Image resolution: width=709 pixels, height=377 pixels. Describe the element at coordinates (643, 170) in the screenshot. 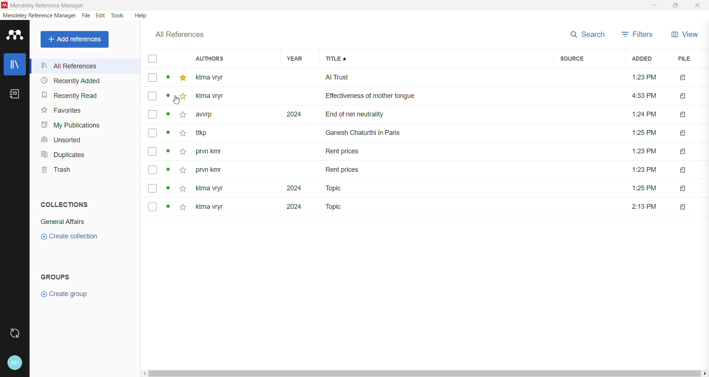

I see `` at that location.